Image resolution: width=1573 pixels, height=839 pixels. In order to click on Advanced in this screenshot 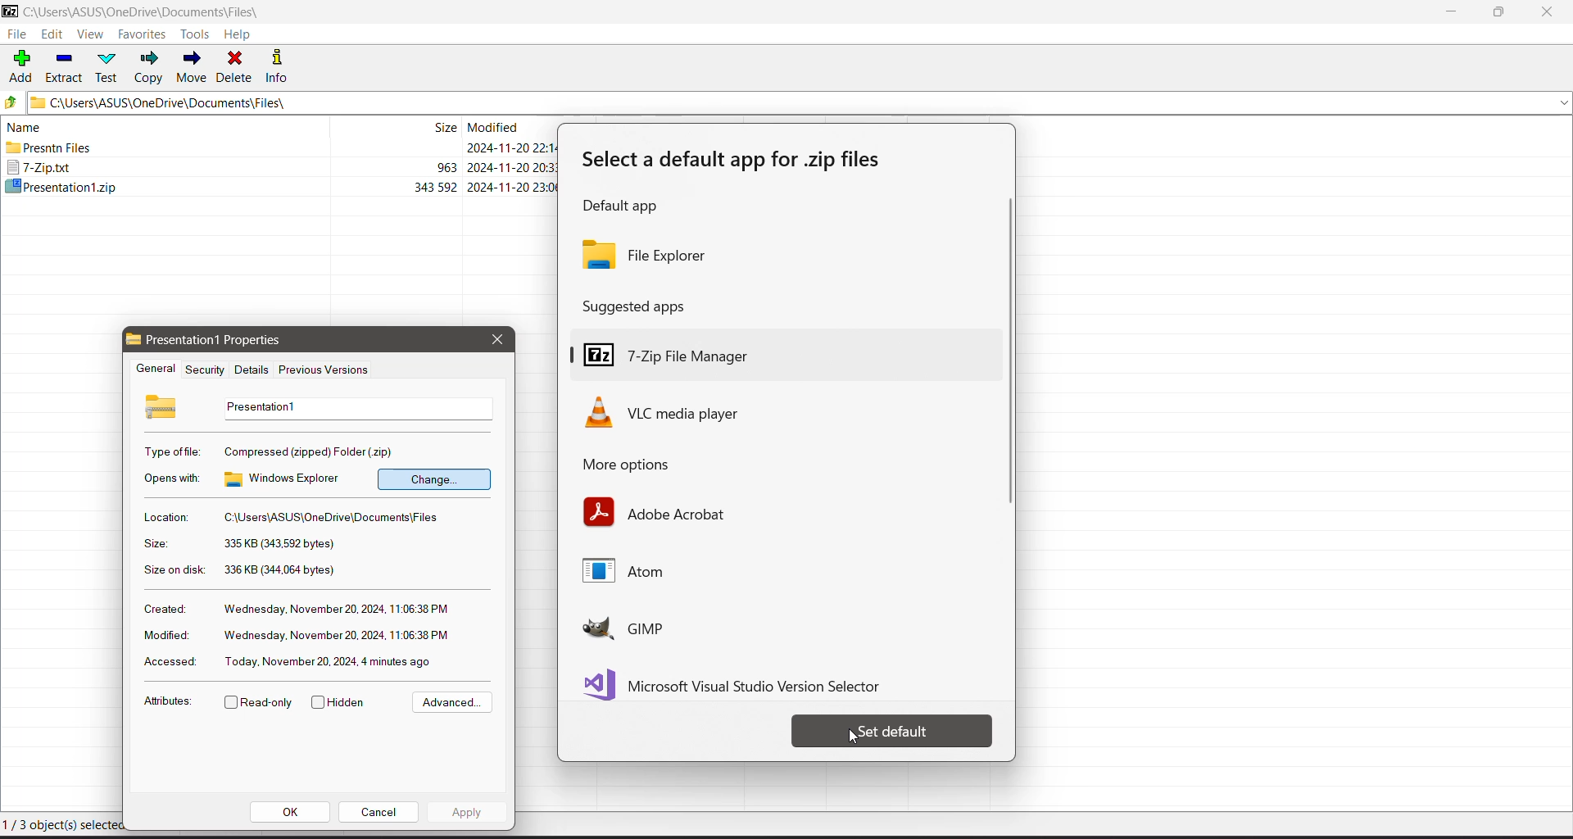, I will do `click(450, 703)`.